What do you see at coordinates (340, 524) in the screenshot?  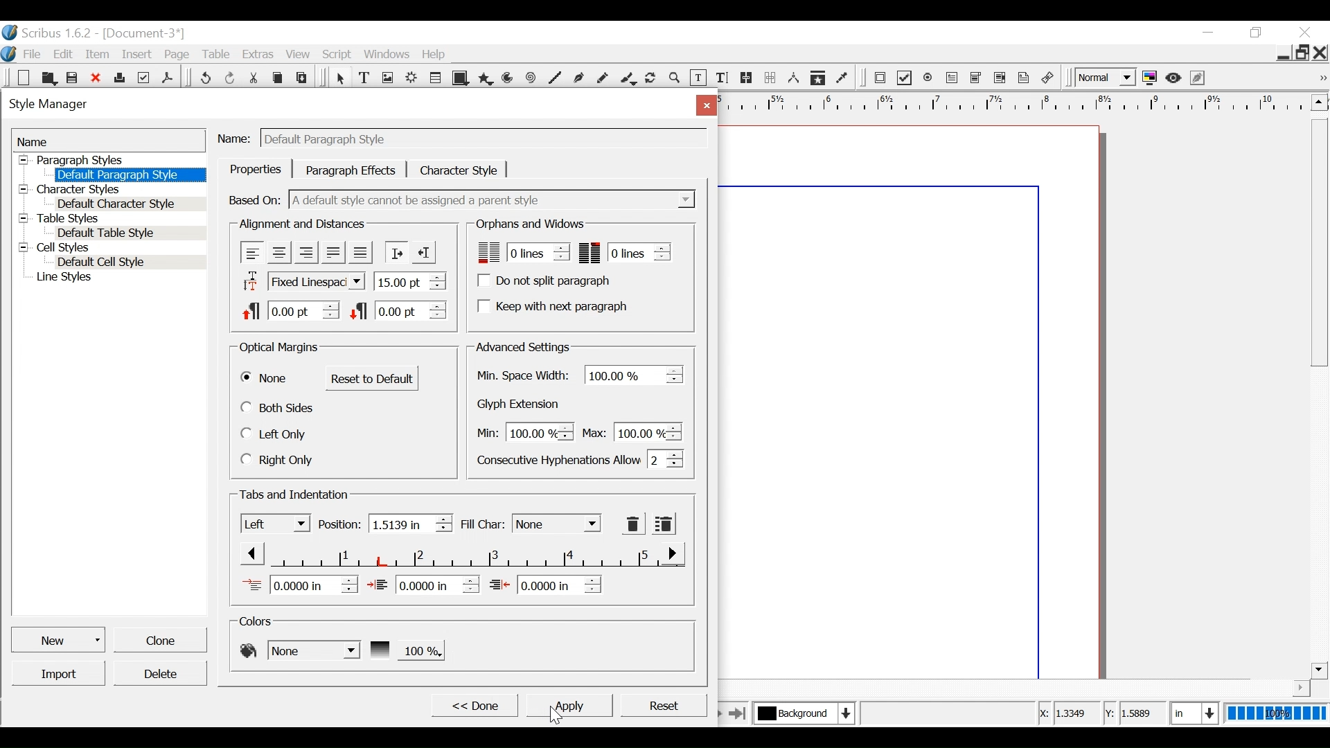 I see `Position` at bounding box center [340, 524].